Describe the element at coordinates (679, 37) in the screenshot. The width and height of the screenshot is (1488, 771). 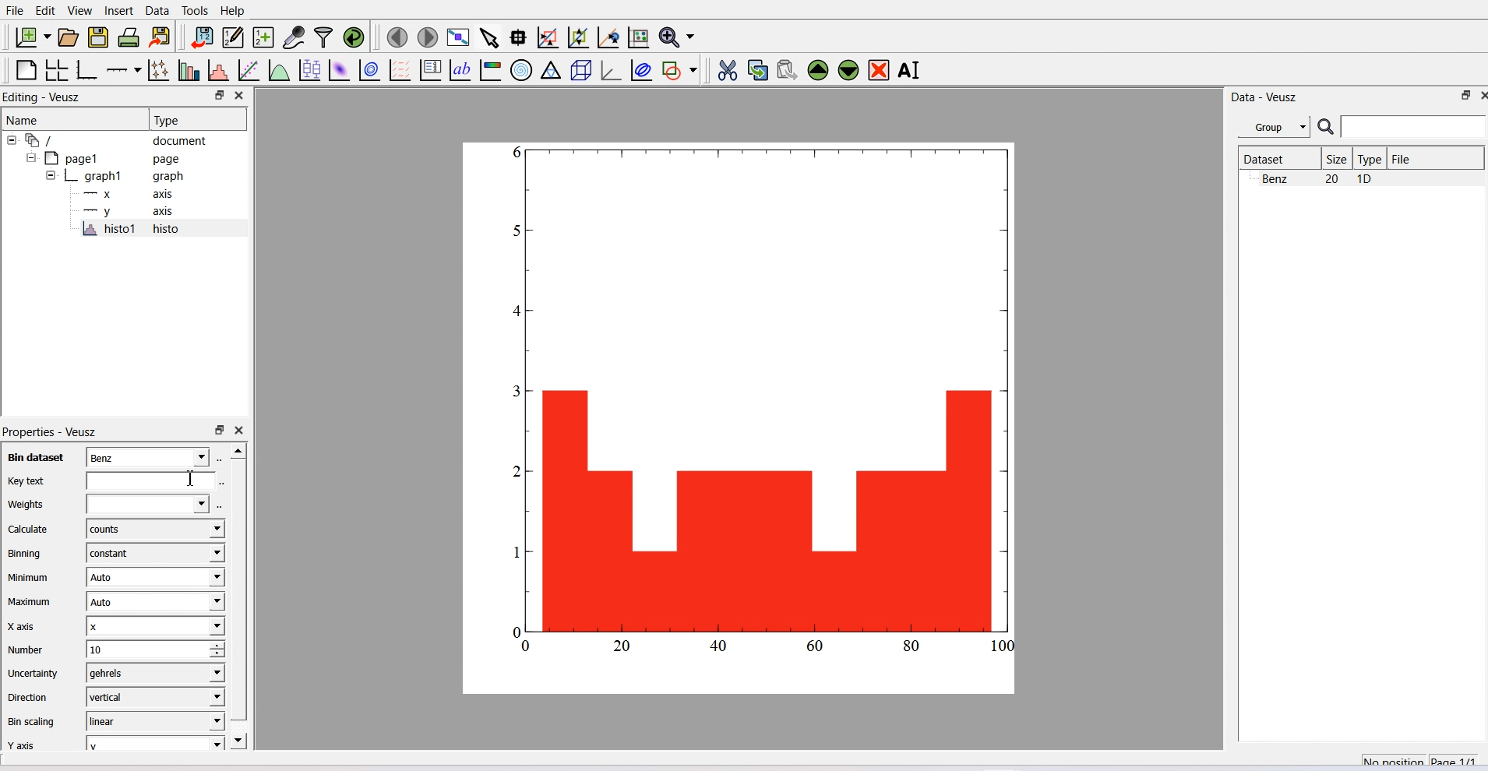
I see `Zoom Function Menu` at that location.